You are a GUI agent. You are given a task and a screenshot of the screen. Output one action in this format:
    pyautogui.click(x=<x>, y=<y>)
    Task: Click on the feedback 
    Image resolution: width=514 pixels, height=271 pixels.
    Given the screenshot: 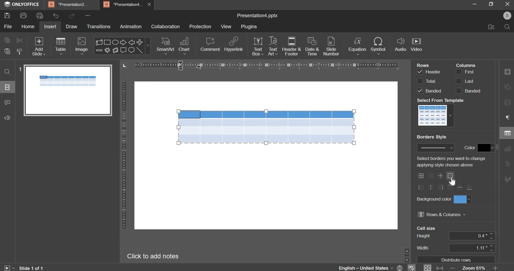 What is the action you would take?
    pyautogui.click(x=8, y=118)
    